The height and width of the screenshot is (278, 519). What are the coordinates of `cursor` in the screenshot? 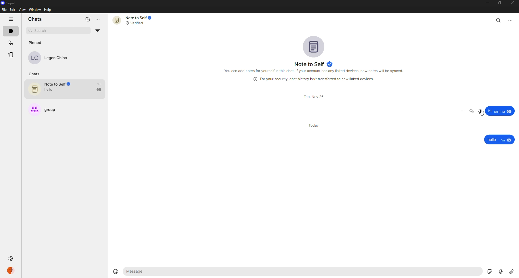 It's located at (481, 115).